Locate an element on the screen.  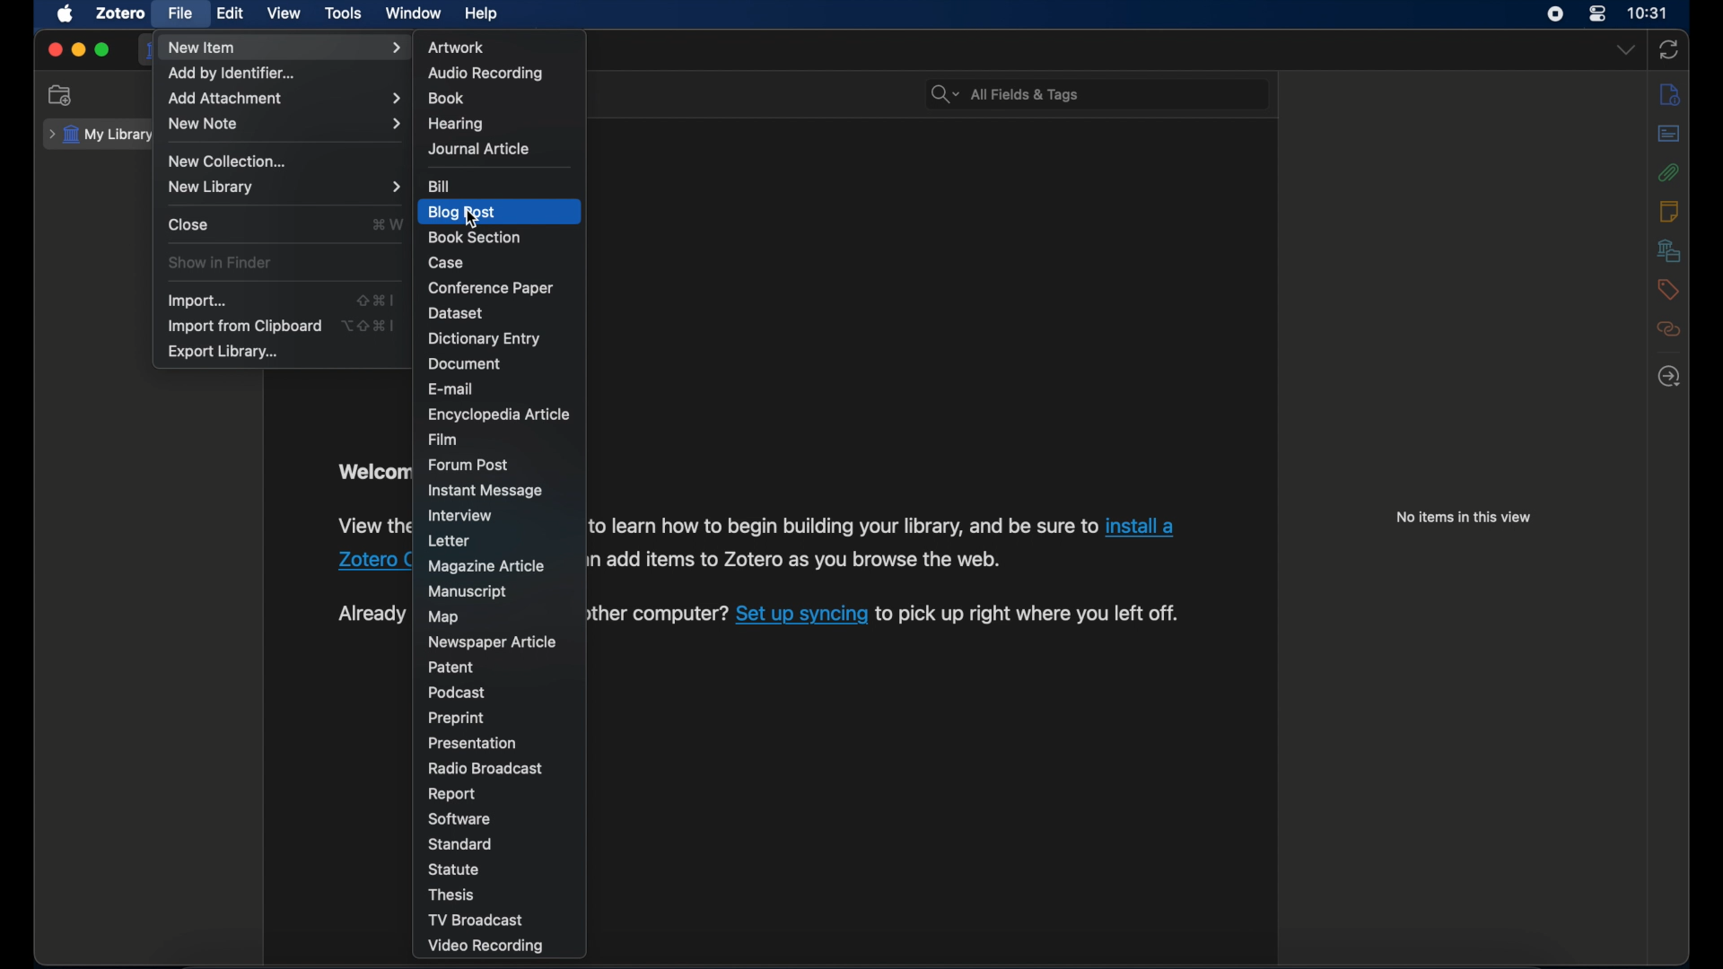
instant message is located at coordinates (484, 490).